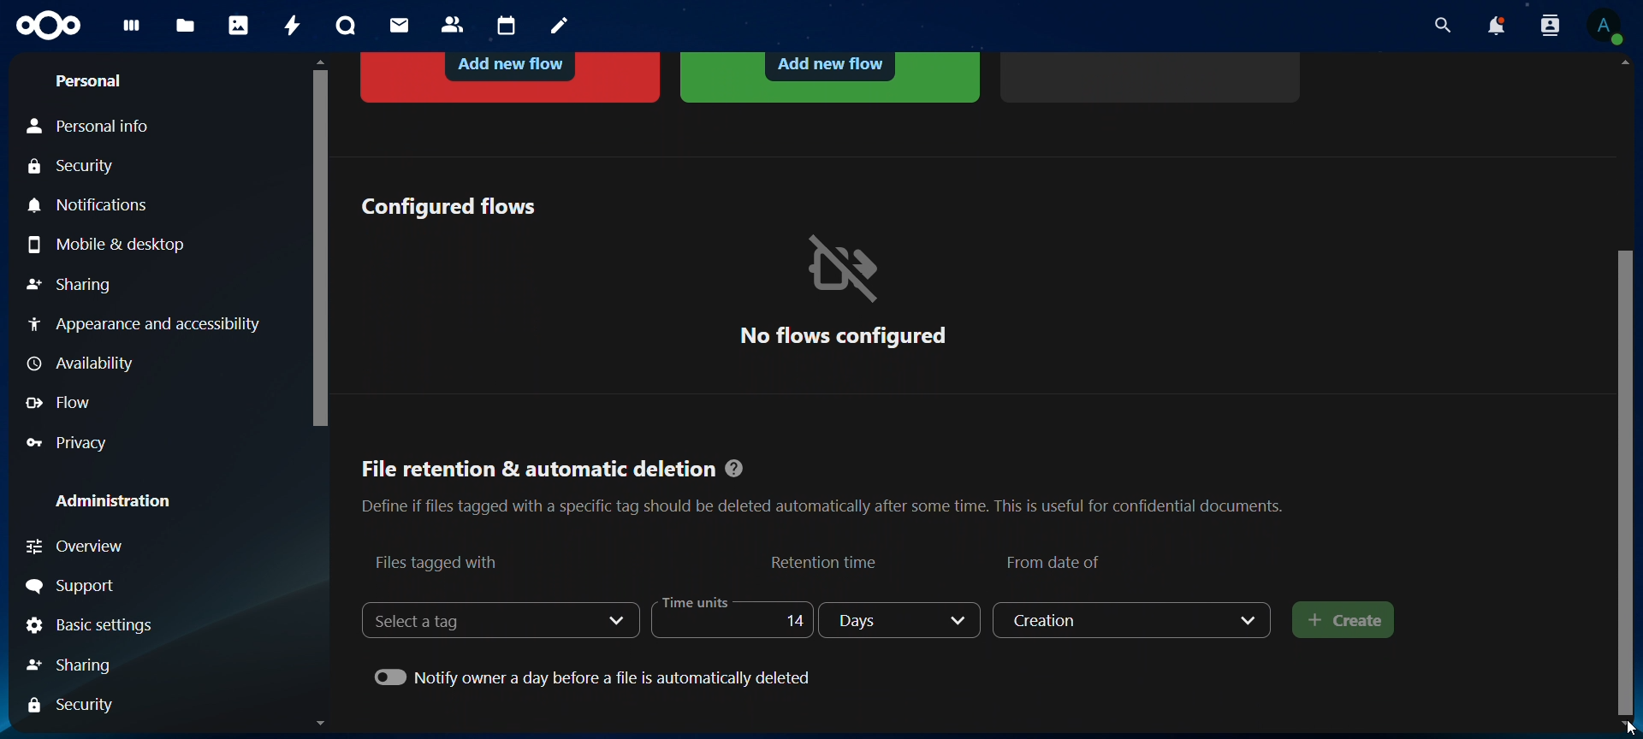 The width and height of the screenshot is (1643, 739). Describe the element at coordinates (85, 365) in the screenshot. I see `availabilty` at that location.